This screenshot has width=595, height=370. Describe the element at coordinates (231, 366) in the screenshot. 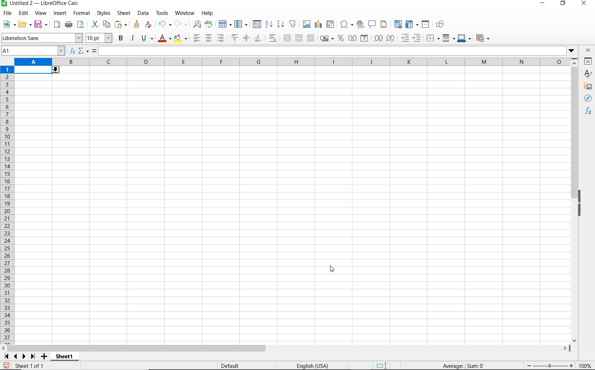

I see `default` at that location.